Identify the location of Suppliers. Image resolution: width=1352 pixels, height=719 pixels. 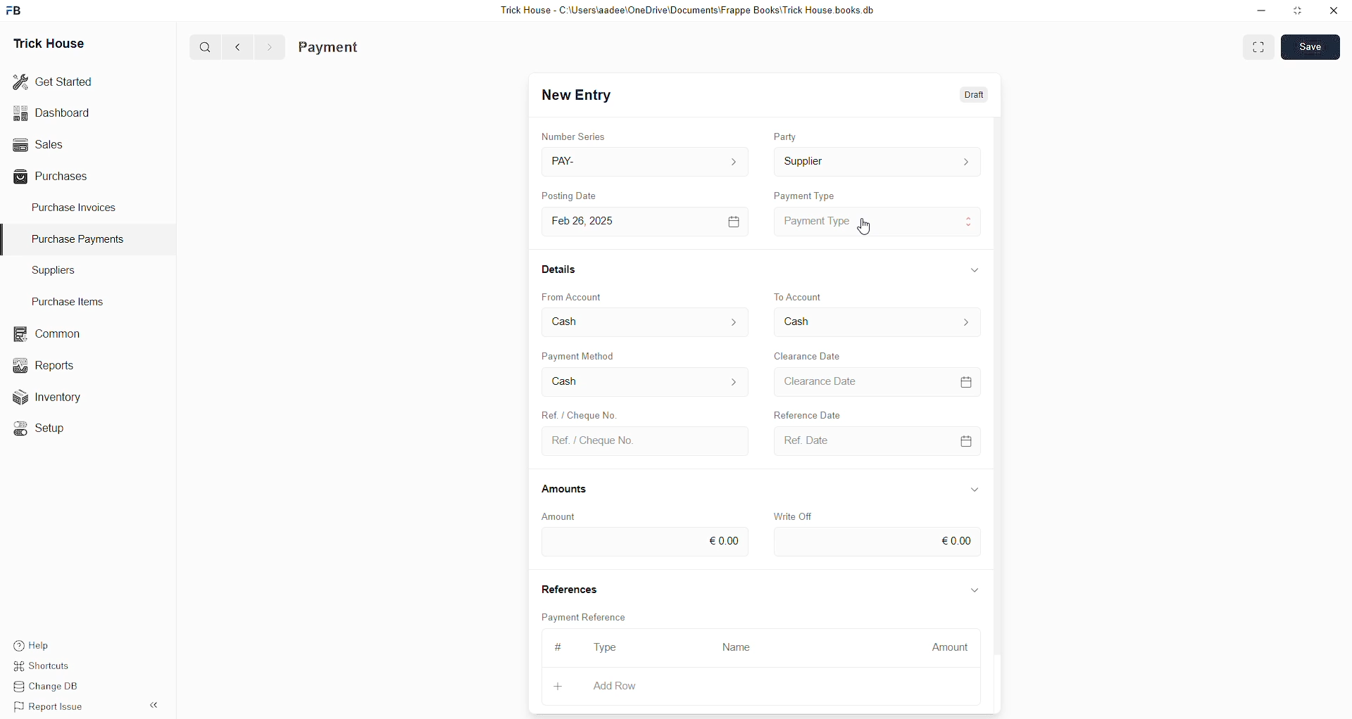
(69, 272).